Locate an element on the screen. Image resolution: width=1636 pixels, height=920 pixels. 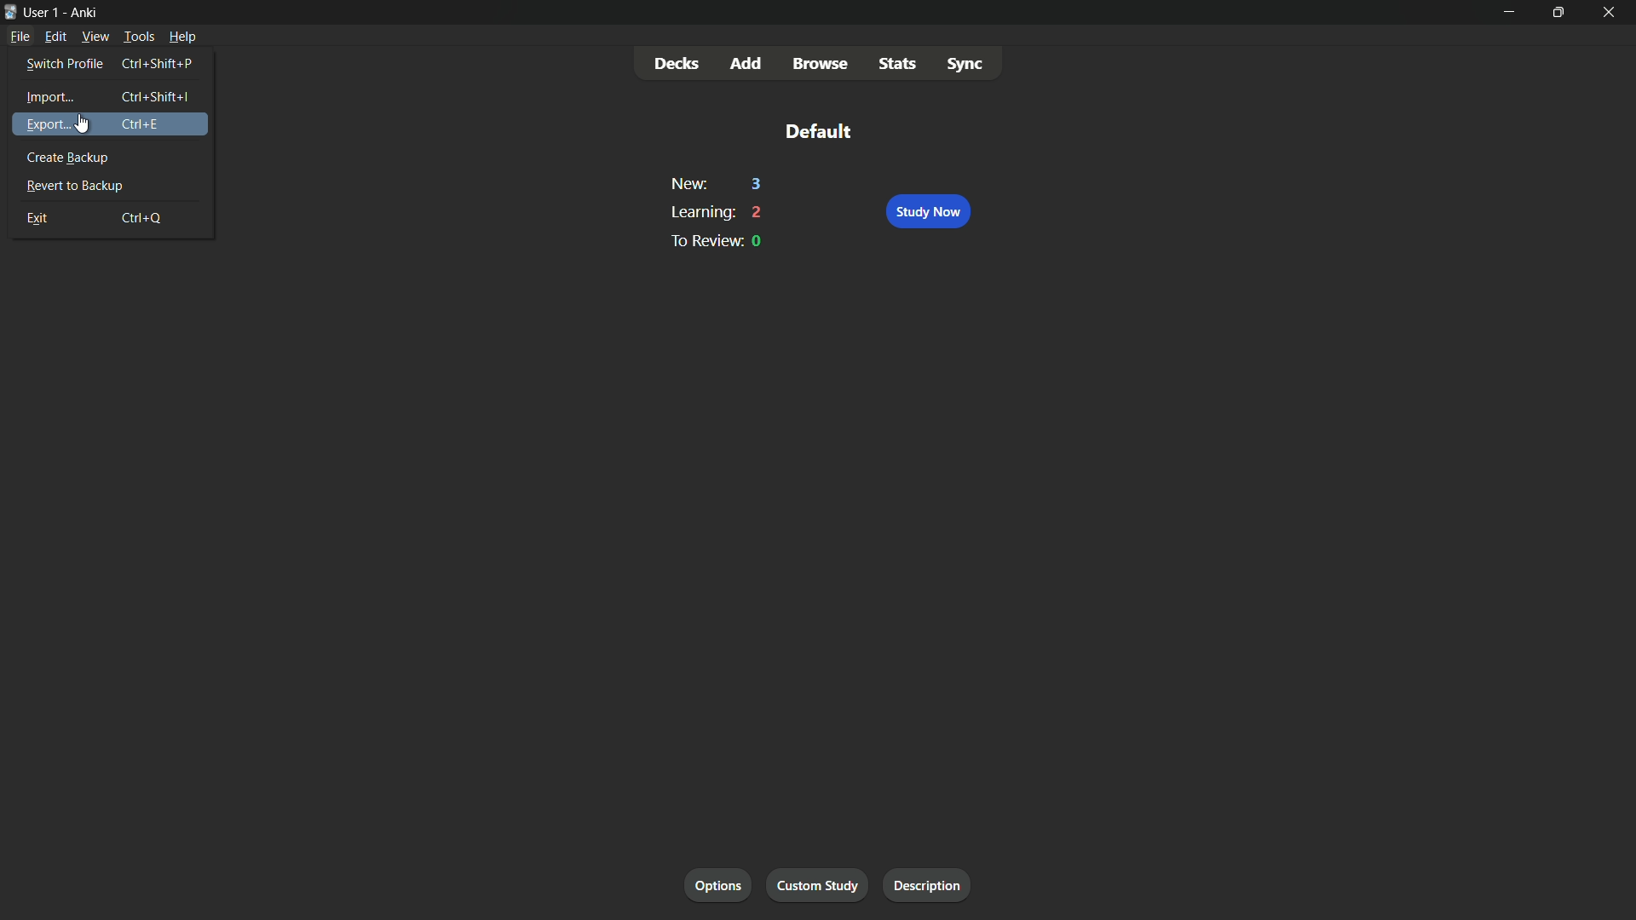
keyboard shortcut is located at coordinates (155, 98).